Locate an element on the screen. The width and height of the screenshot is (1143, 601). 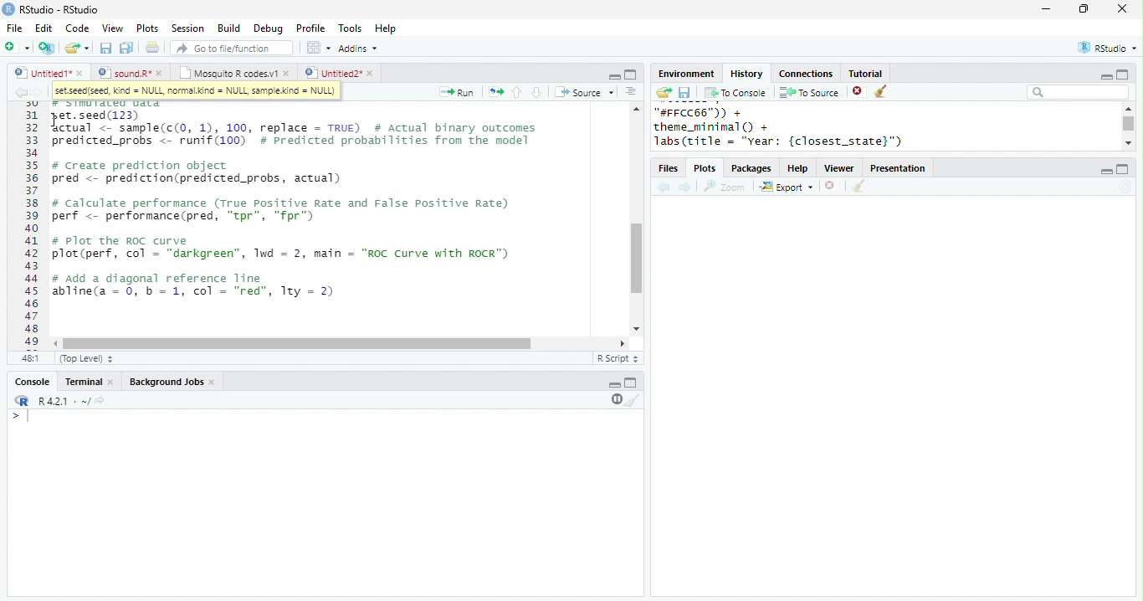
Untitled 2 is located at coordinates (332, 72).